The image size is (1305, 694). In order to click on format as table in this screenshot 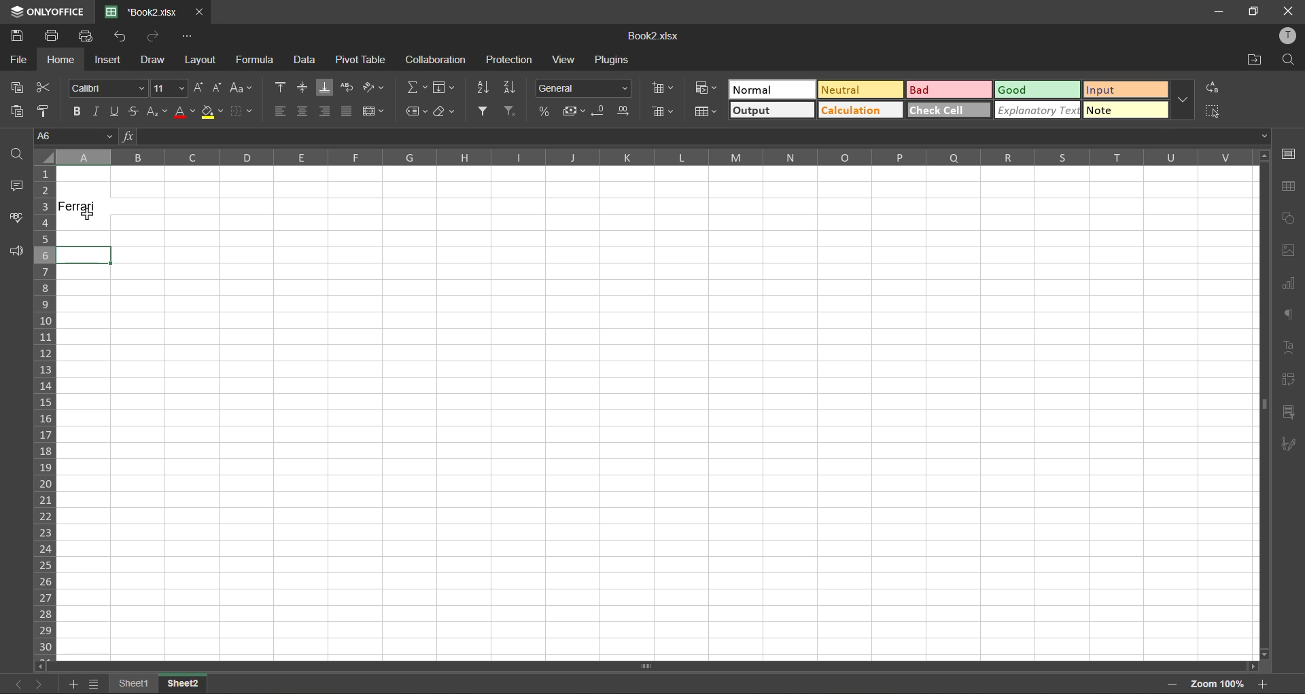, I will do `click(707, 113)`.